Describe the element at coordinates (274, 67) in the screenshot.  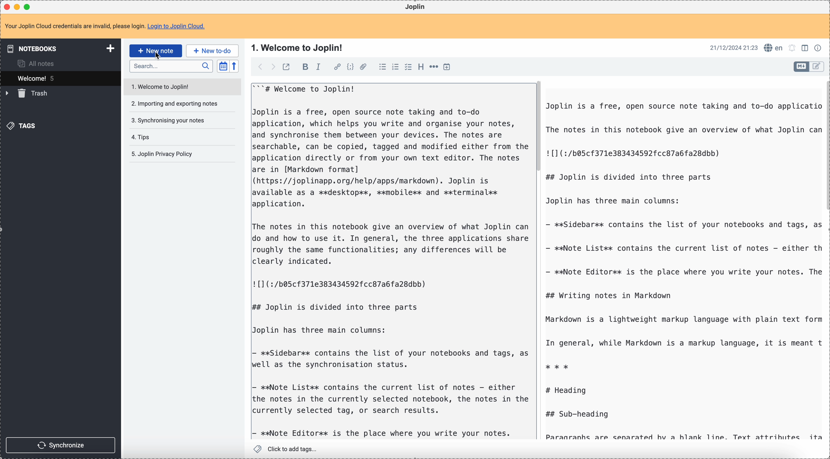
I see `foward` at that location.